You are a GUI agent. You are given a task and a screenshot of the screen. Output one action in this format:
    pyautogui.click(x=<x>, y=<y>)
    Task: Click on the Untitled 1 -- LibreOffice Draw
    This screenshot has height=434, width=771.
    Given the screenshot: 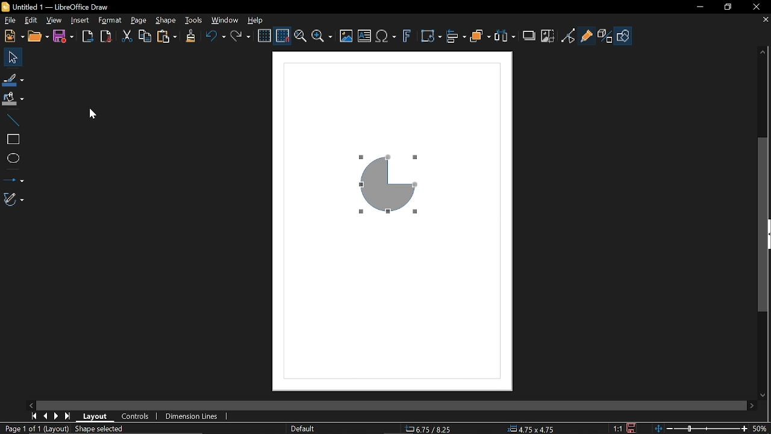 What is the action you would take?
    pyautogui.click(x=75, y=6)
    